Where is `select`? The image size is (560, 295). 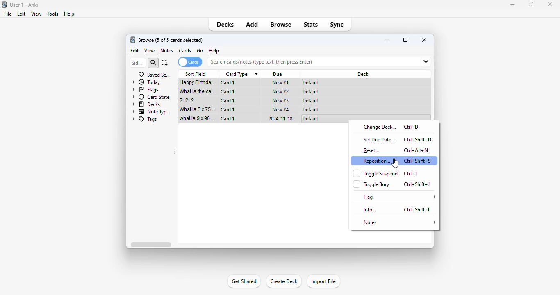
select is located at coordinates (165, 63).